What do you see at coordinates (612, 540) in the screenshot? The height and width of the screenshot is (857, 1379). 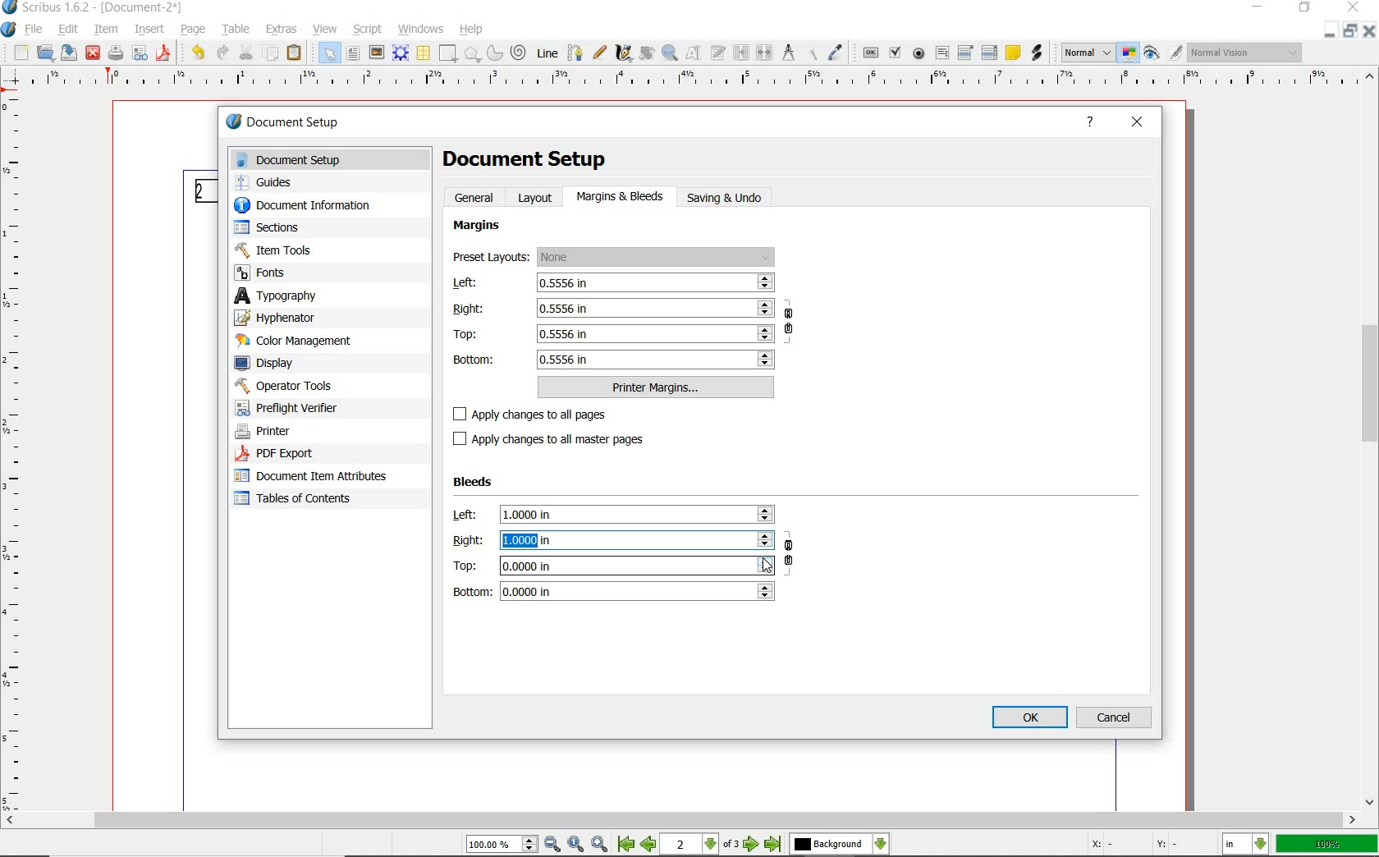 I see `Right: 1.0000 in` at bounding box center [612, 540].